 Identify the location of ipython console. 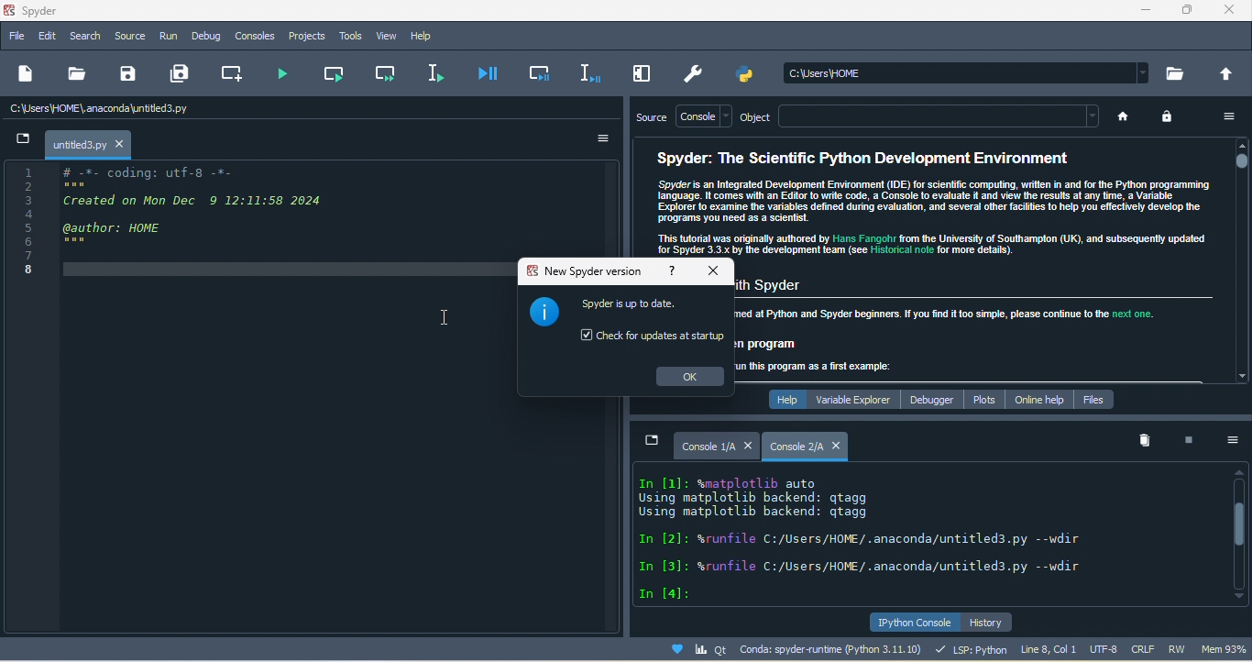
(913, 622).